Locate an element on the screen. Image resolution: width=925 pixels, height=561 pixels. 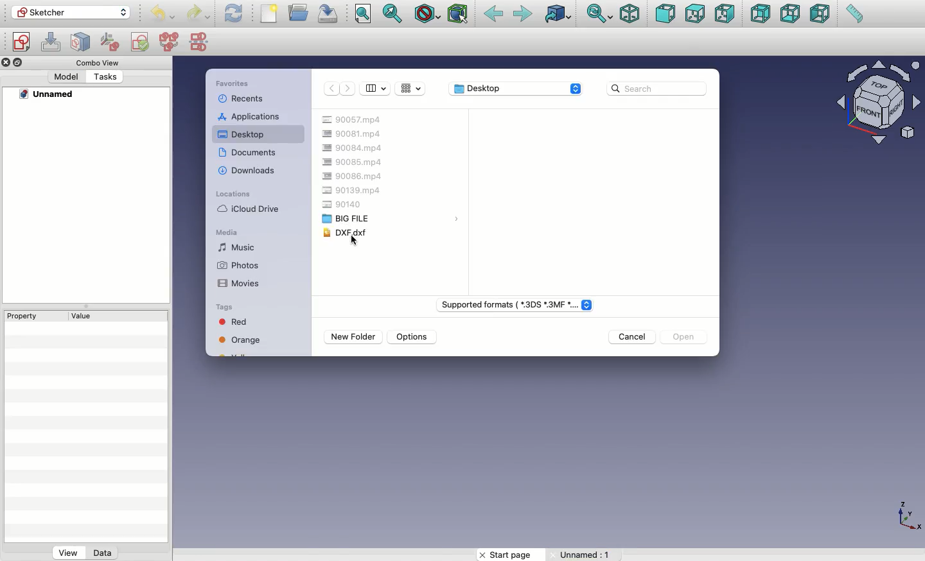
Search is located at coordinates (660, 87).